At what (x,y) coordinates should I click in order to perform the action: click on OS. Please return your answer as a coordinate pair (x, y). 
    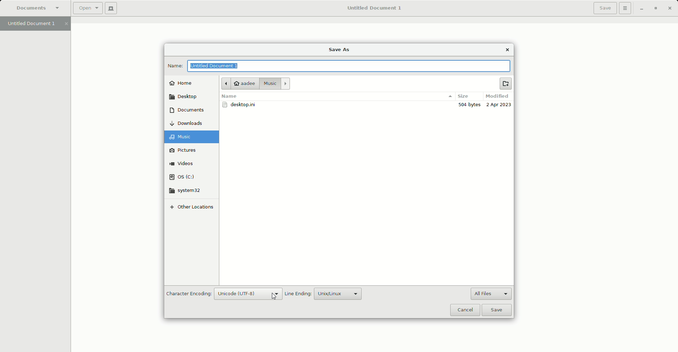
    Looking at the image, I should click on (189, 177).